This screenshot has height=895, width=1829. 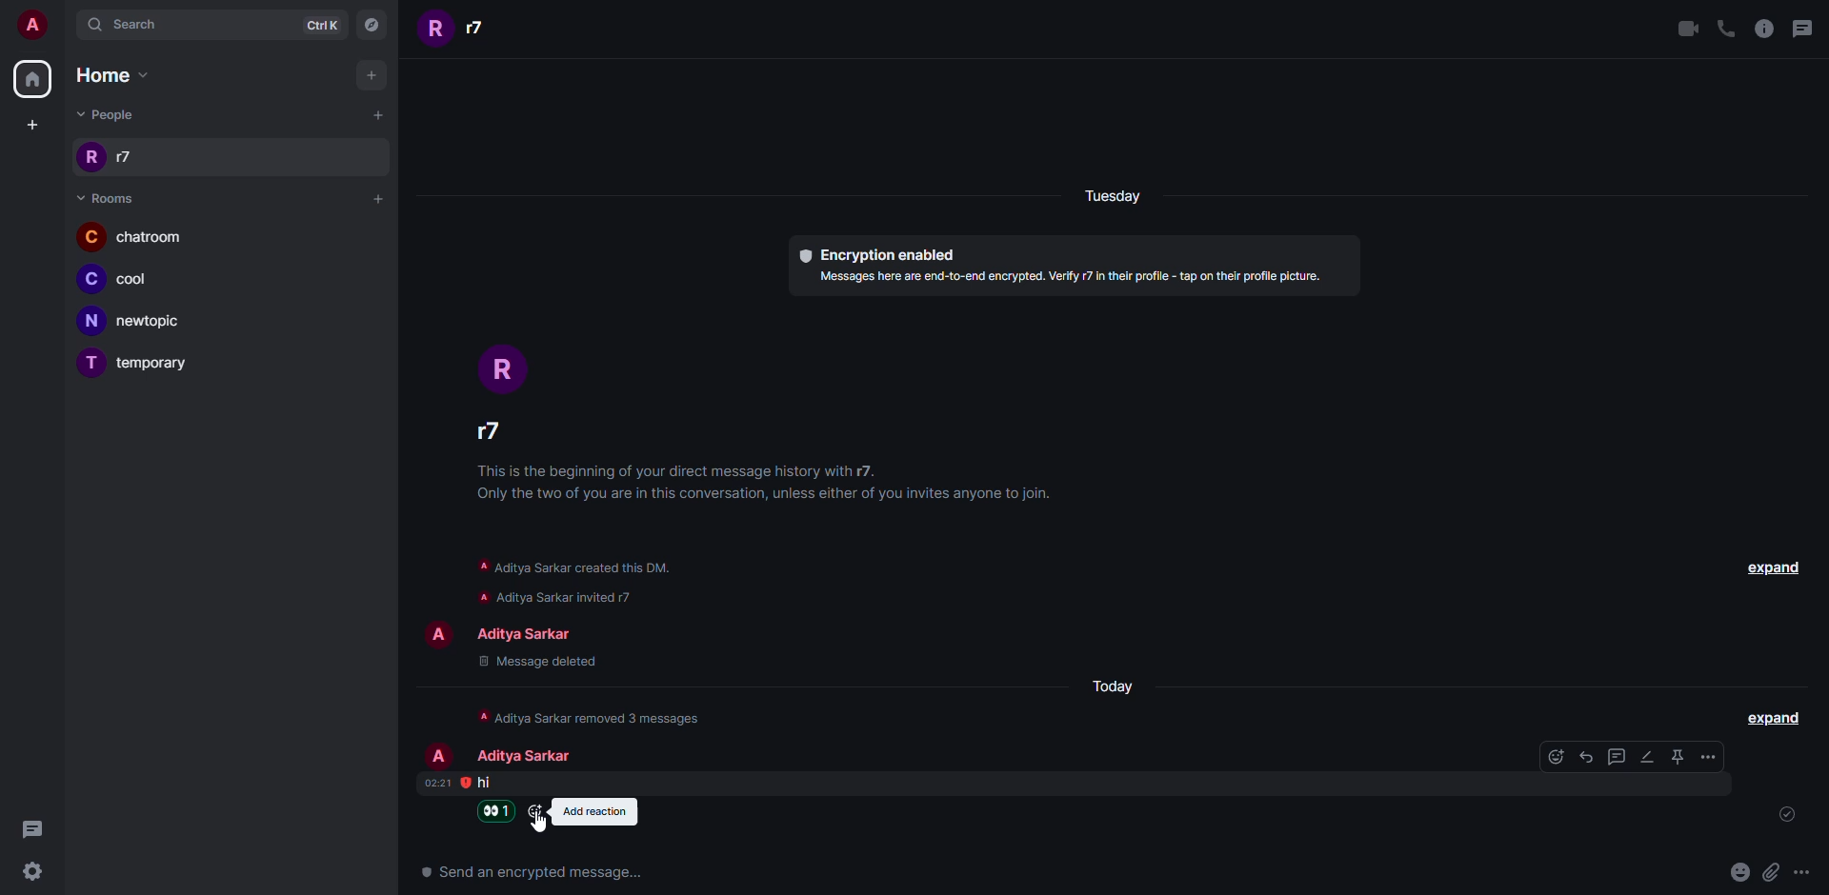 I want to click on video call, so click(x=1688, y=28).